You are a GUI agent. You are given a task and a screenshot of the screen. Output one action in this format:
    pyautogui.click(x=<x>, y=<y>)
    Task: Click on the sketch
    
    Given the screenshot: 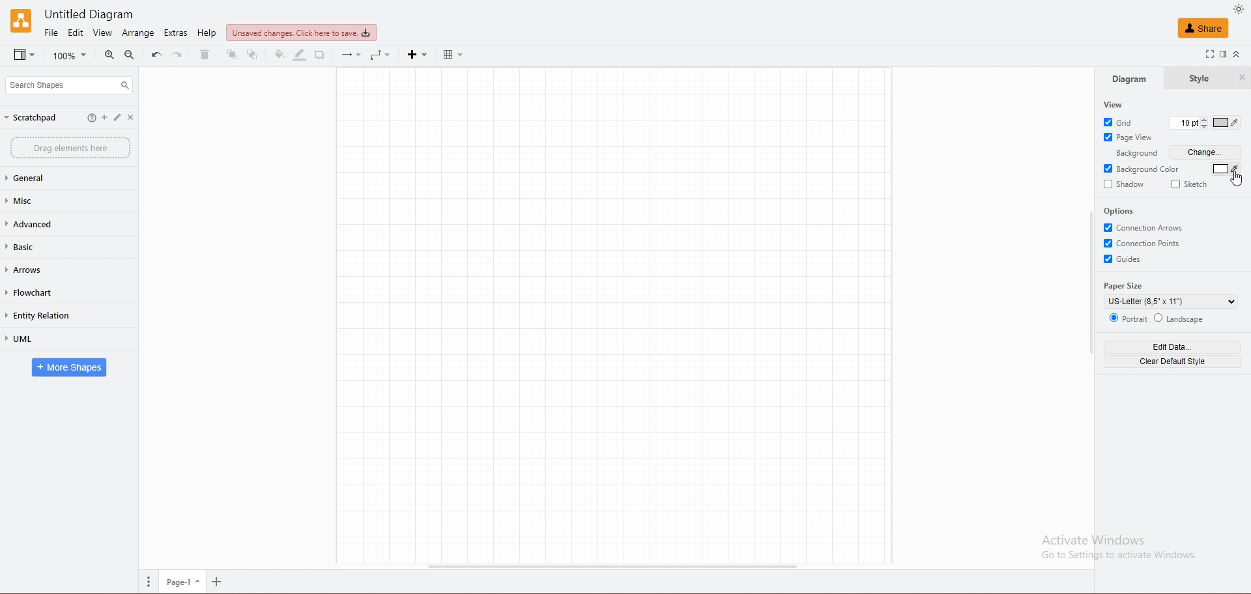 What is the action you would take?
    pyautogui.click(x=1193, y=184)
    